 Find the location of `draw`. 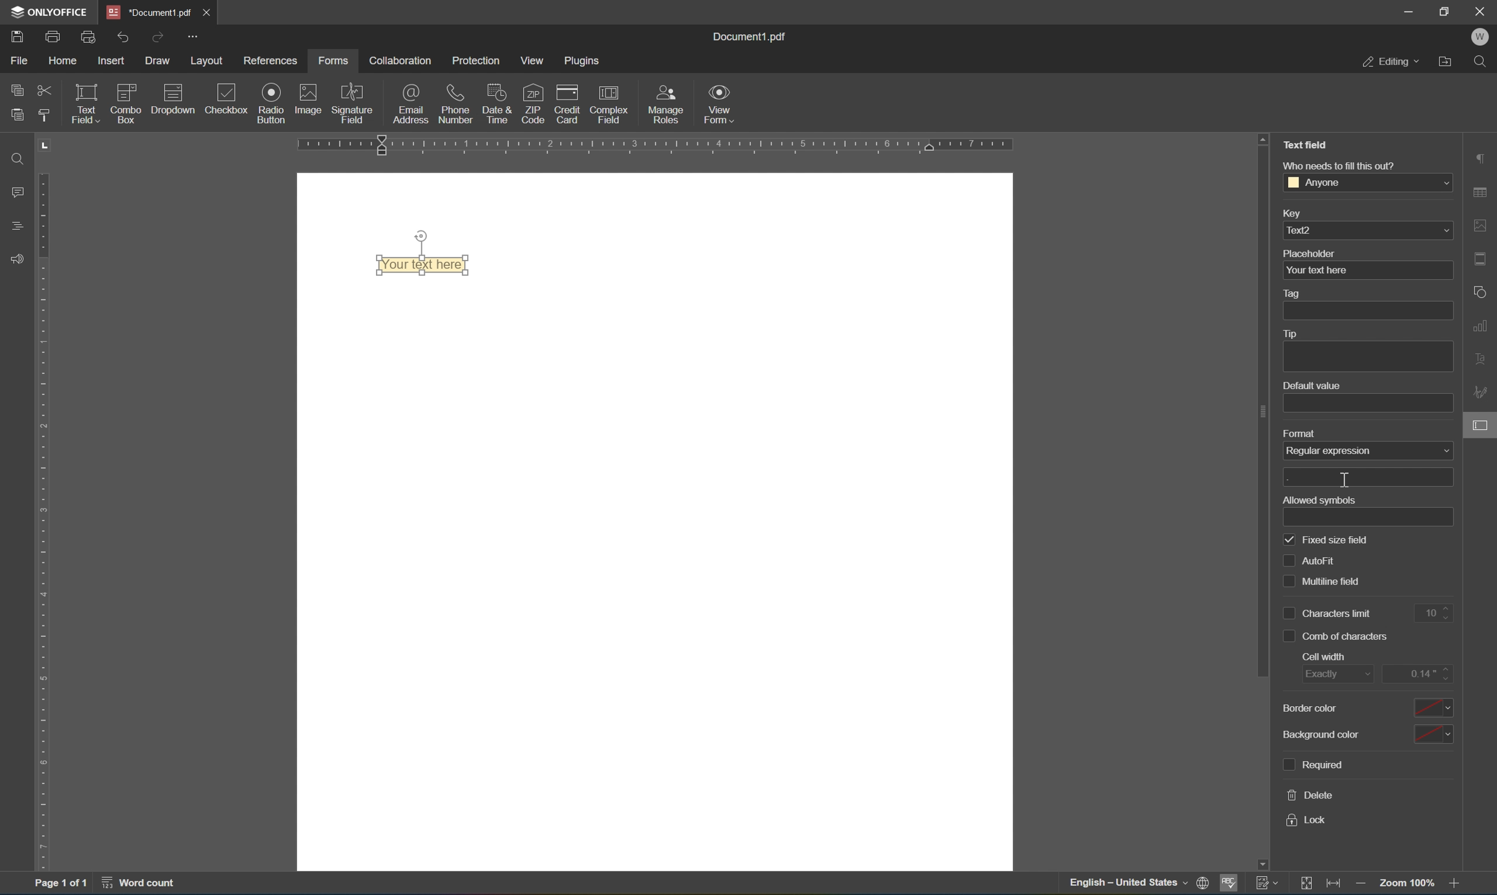

draw is located at coordinates (159, 62).